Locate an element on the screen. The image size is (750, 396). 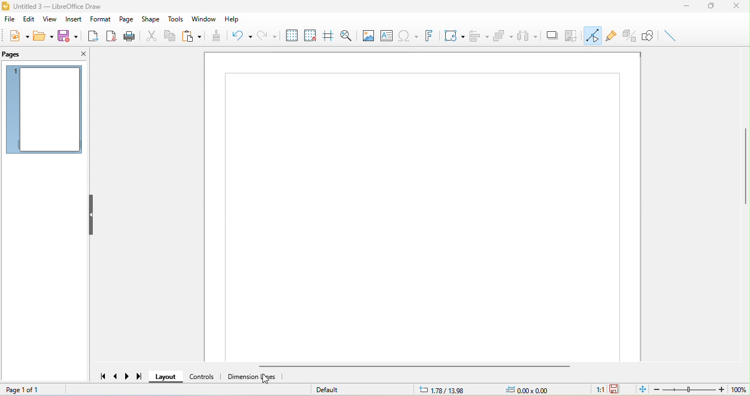
title is located at coordinates (59, 5).